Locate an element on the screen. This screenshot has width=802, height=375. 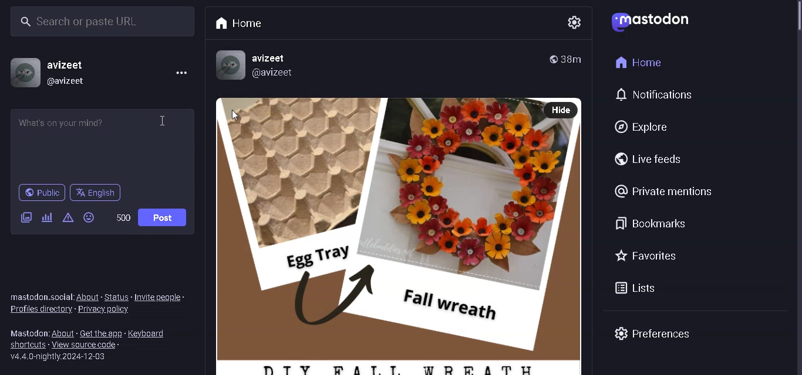
cursor position is located at coordinates (162, 121).